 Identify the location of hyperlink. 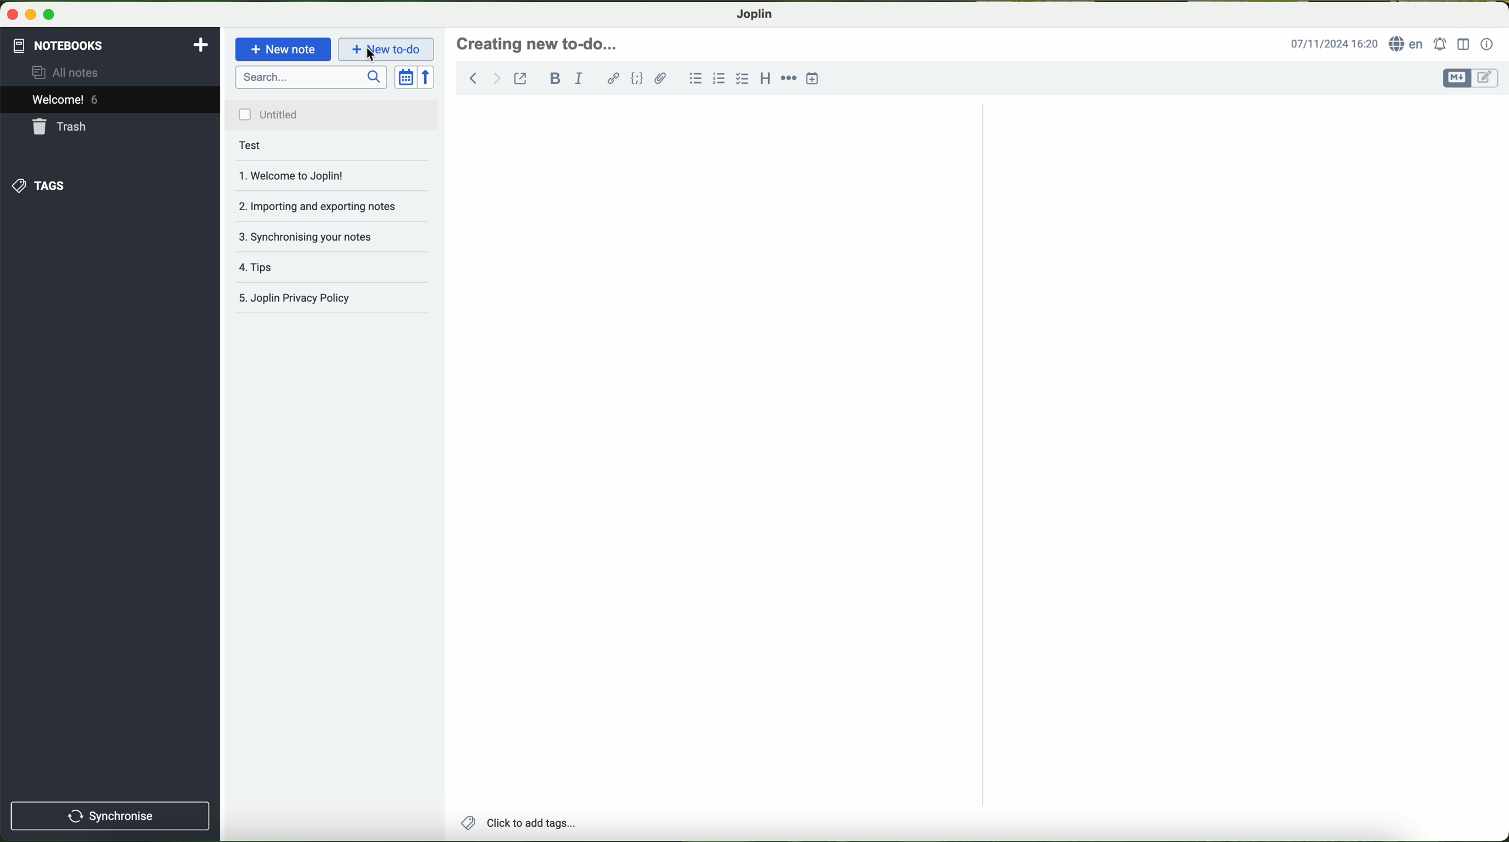
(610, 79).